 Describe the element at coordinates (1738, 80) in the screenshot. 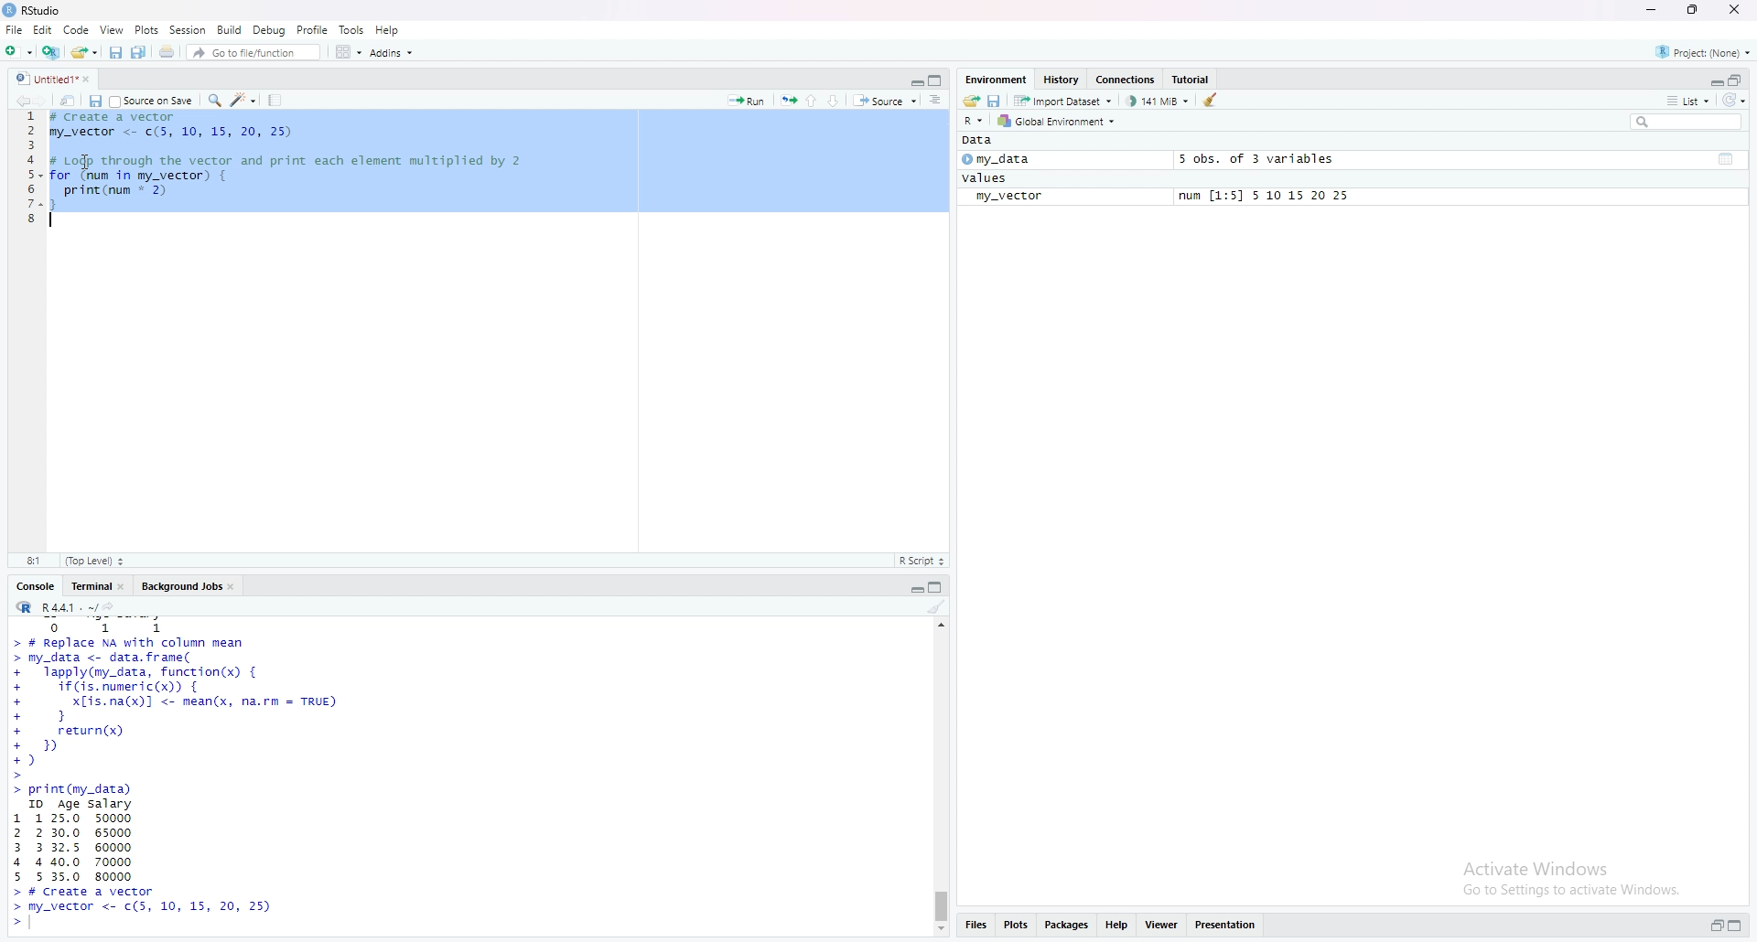

I see `collapse` at that location.